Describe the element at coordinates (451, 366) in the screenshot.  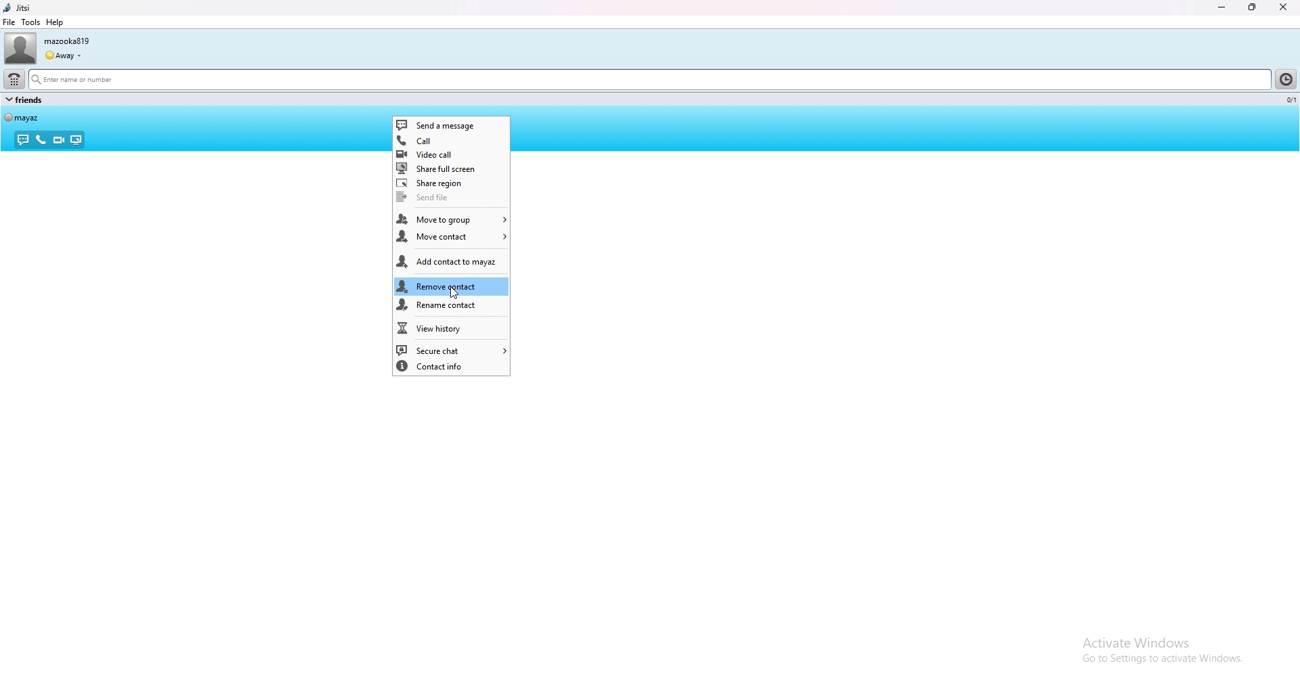
I see `contact info` at that location.